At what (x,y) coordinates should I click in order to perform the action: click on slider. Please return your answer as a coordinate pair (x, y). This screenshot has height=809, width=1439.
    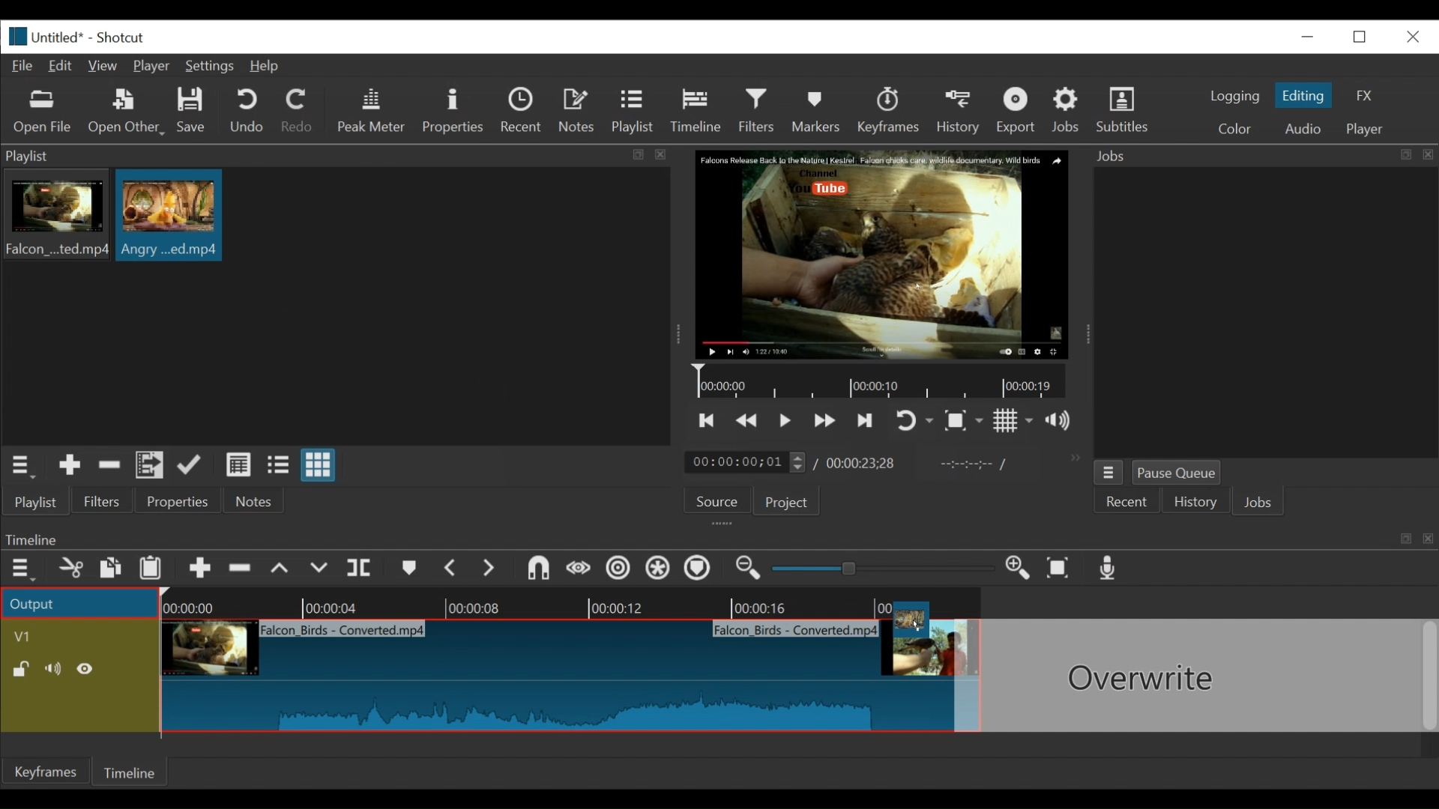
    Looking at the image, I should click on (878, 569).